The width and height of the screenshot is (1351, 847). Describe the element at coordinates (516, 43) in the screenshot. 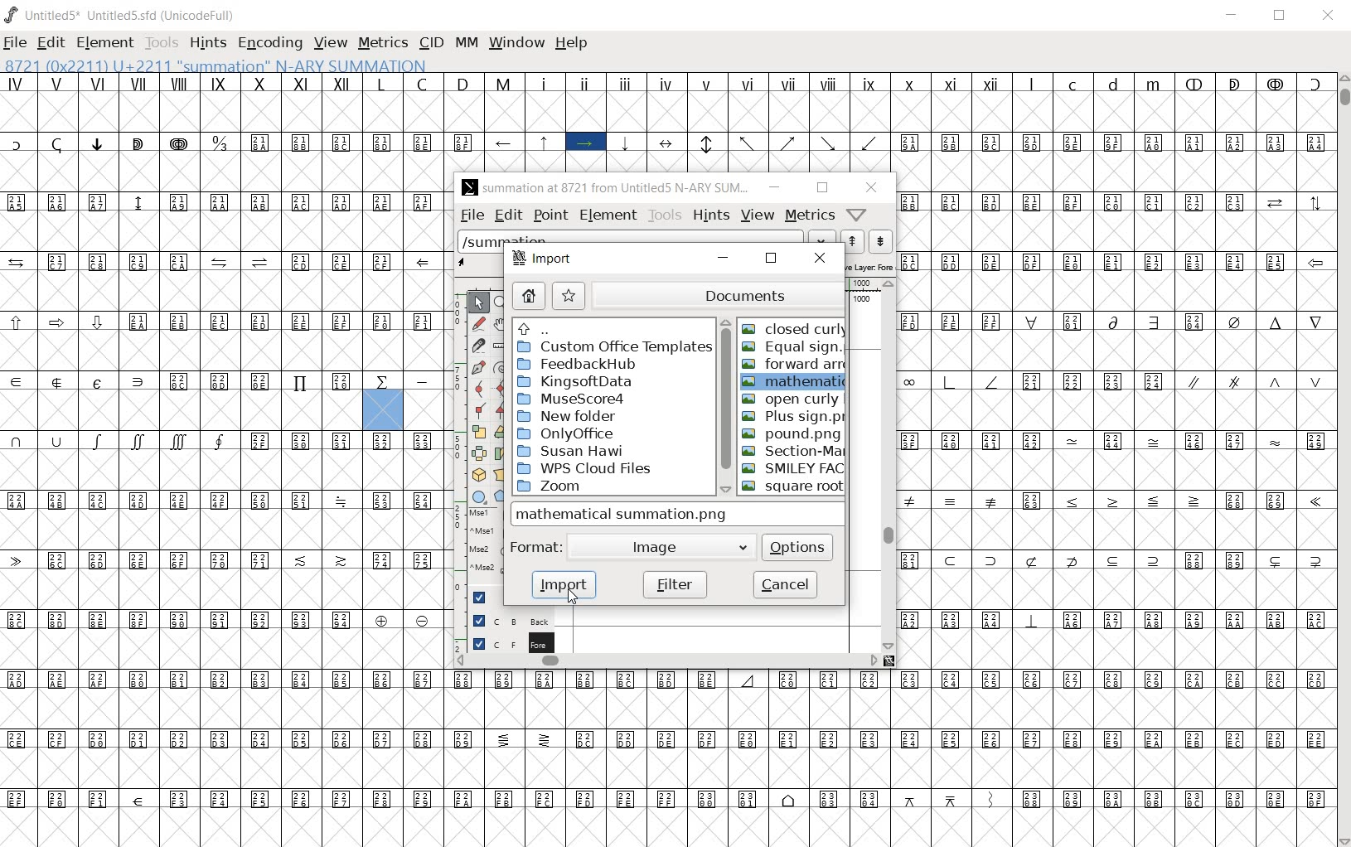

I see `WINDOW` at that location.